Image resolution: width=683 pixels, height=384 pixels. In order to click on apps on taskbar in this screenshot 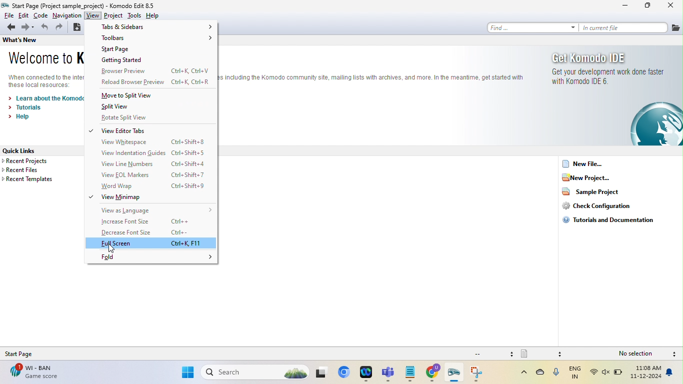, I will do `click(410, 373)`.